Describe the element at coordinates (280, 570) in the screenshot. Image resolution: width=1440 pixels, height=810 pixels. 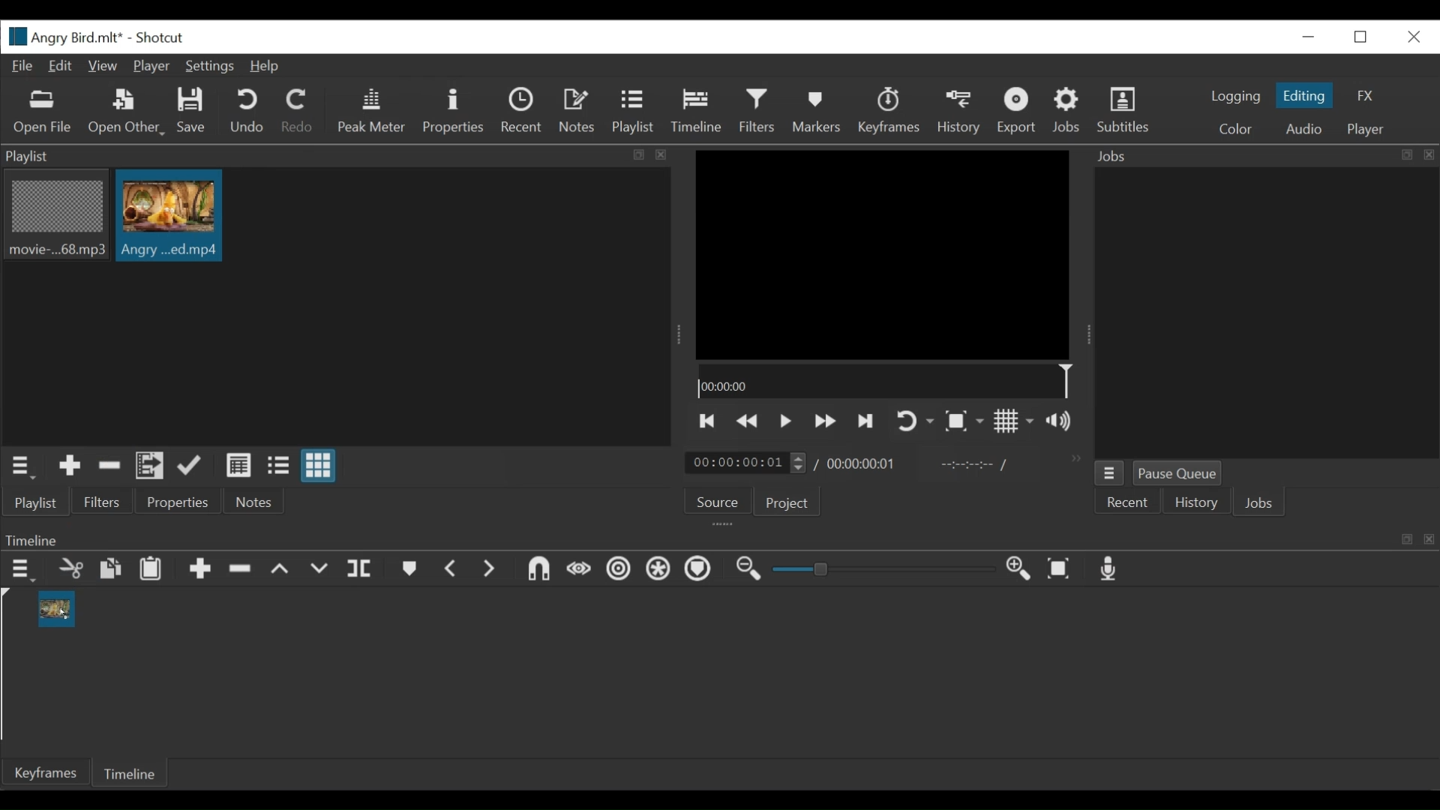
I see `lift` at that location.